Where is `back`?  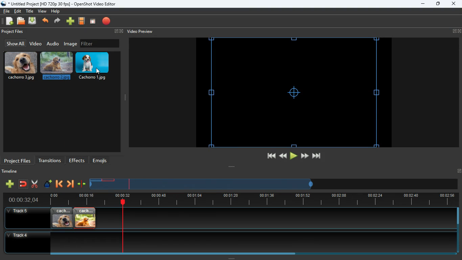
back is located at coordinates (46, 21).